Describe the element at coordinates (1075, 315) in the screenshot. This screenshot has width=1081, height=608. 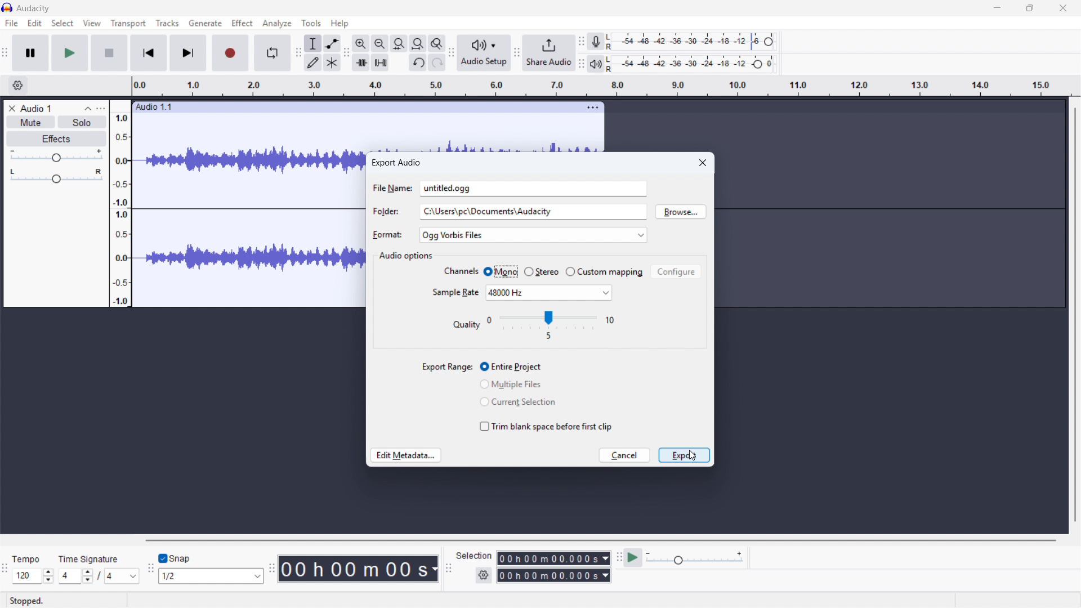
I see `Vertical scroll bar ` at that location.